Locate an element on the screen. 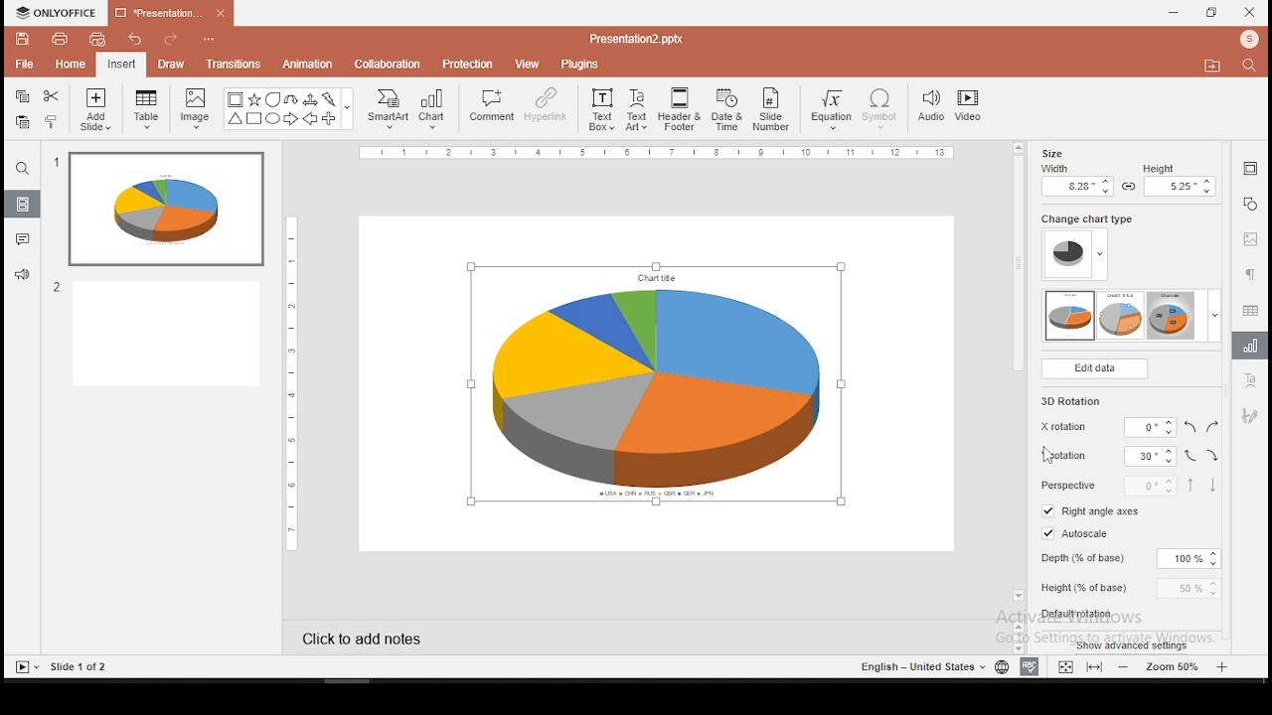 This screenshot has height=715, width=1272. style 2 is located at coordinates (1122, 316).